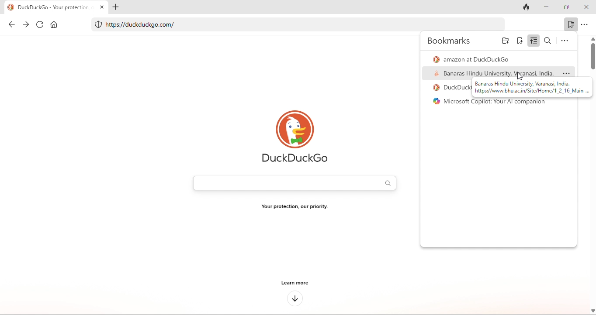  Describe the element at coordinates (587, 25) in the screenshot. I see `option` at that location.